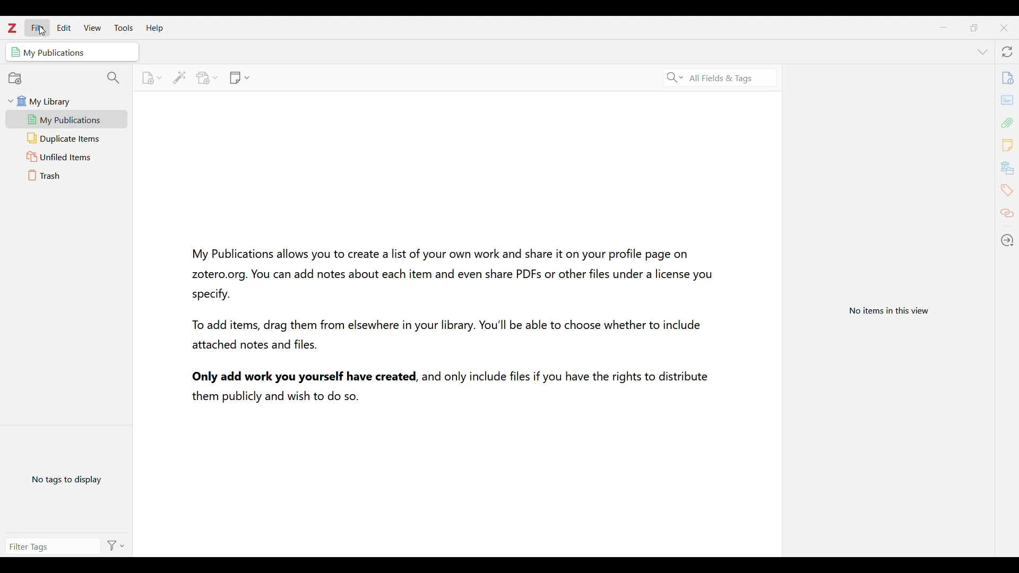 This screenshot has height=573, width=1019. What do you see at coordinates (1007, 214) in the screenshot?
I see `Related` at bounding box center [1007, 214].